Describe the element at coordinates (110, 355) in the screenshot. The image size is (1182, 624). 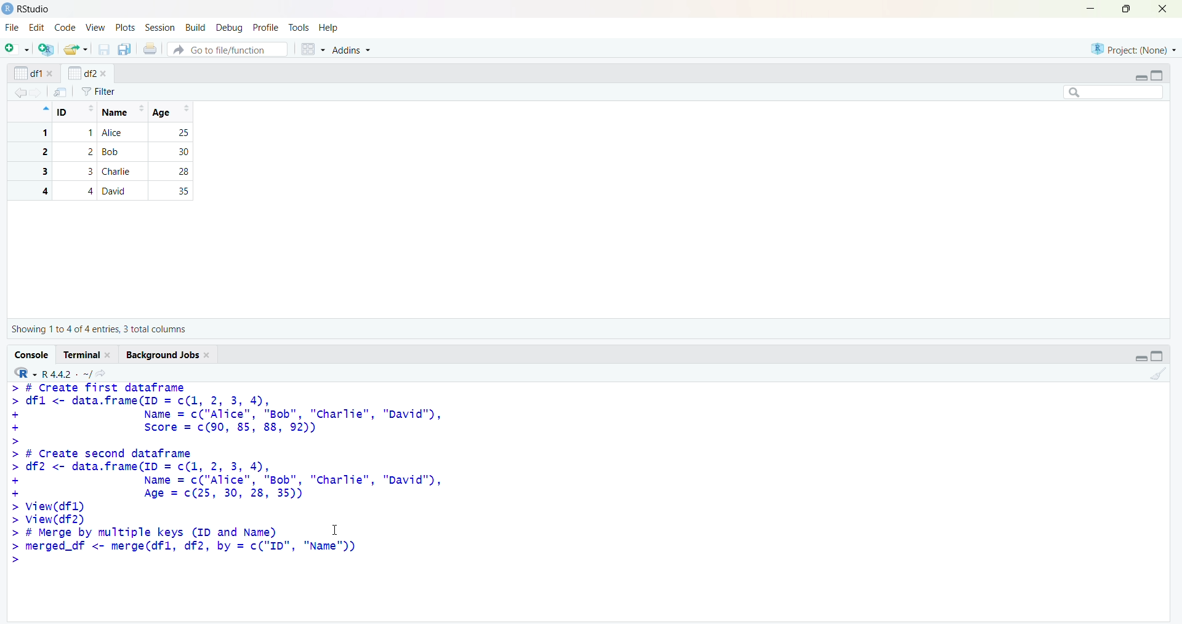
I see `close` at that location.